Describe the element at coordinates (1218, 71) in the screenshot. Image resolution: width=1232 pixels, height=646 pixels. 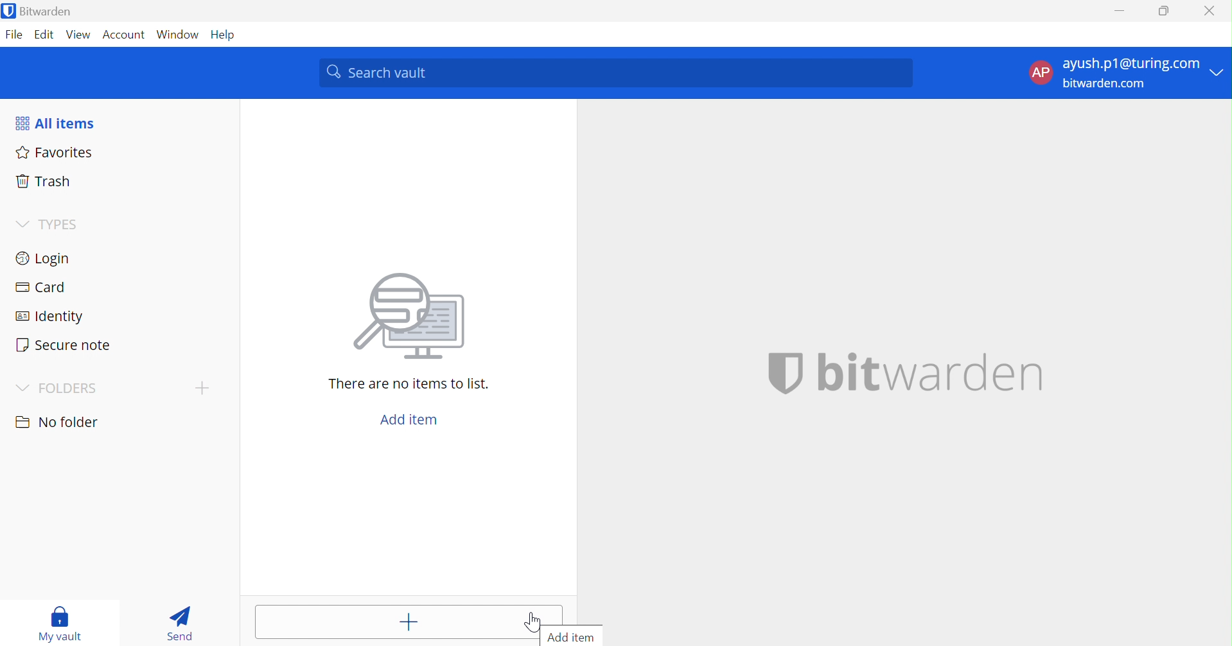
I see `Drop down` at that location.